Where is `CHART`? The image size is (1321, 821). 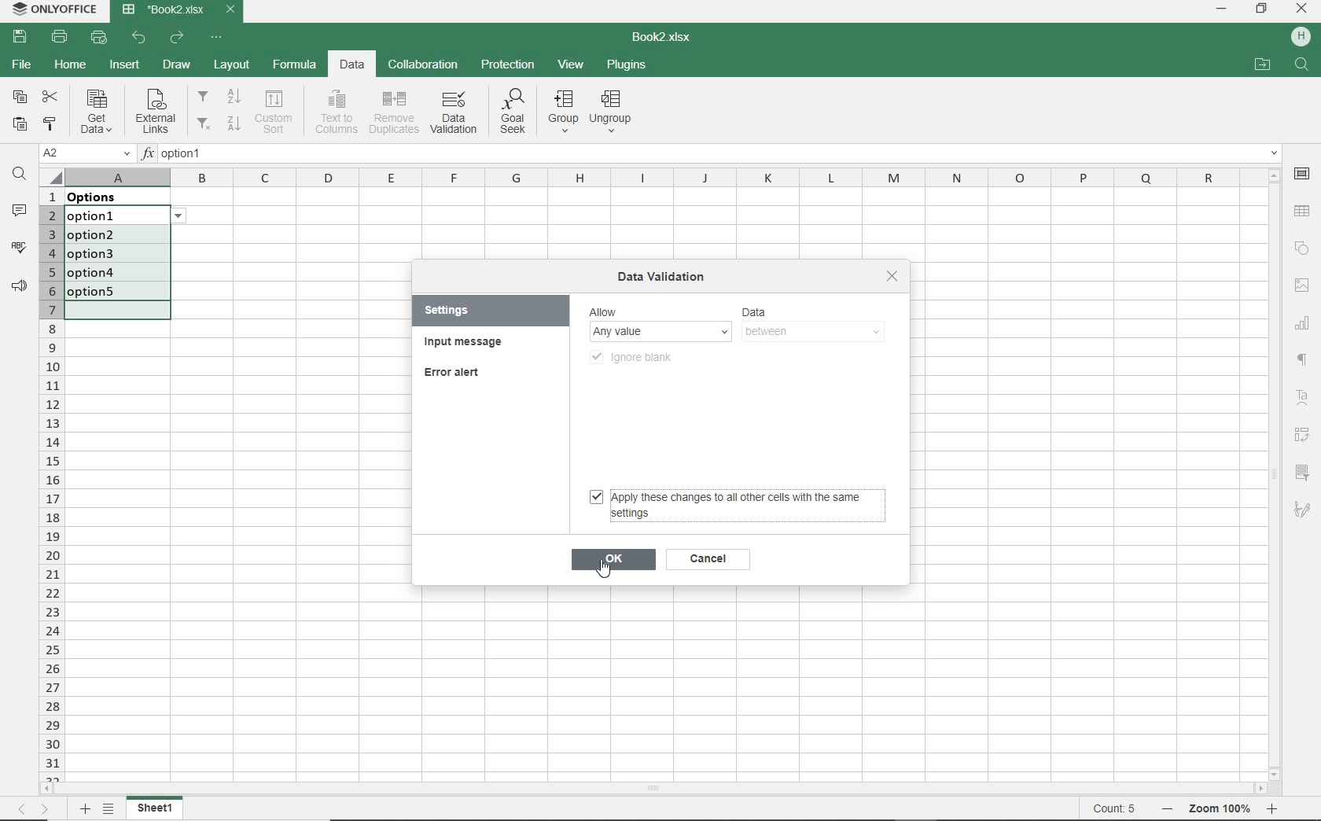 CHART is located at coordinates (1304, 326).